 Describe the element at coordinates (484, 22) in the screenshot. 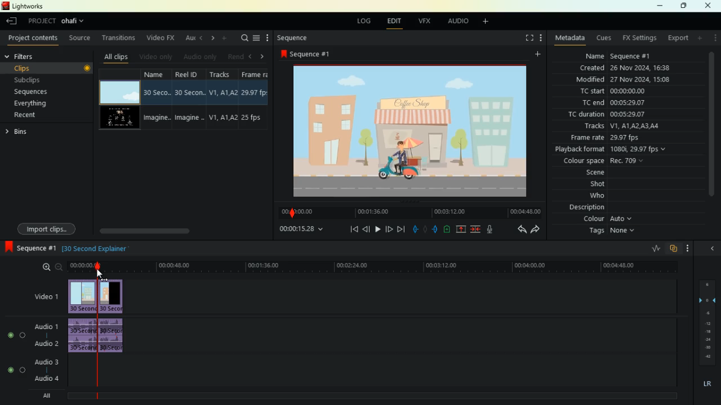

I see `add` at that location.